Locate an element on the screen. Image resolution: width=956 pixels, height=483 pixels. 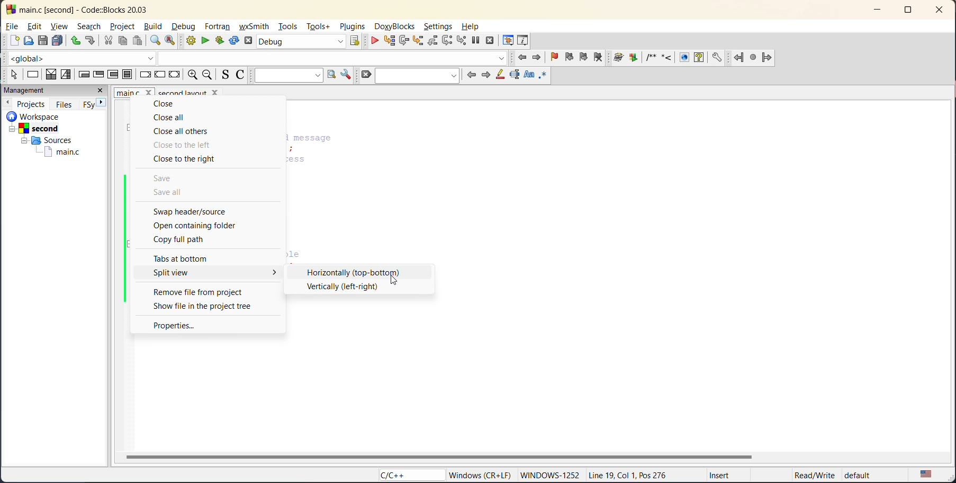
project is located at coordinates (125, 28).